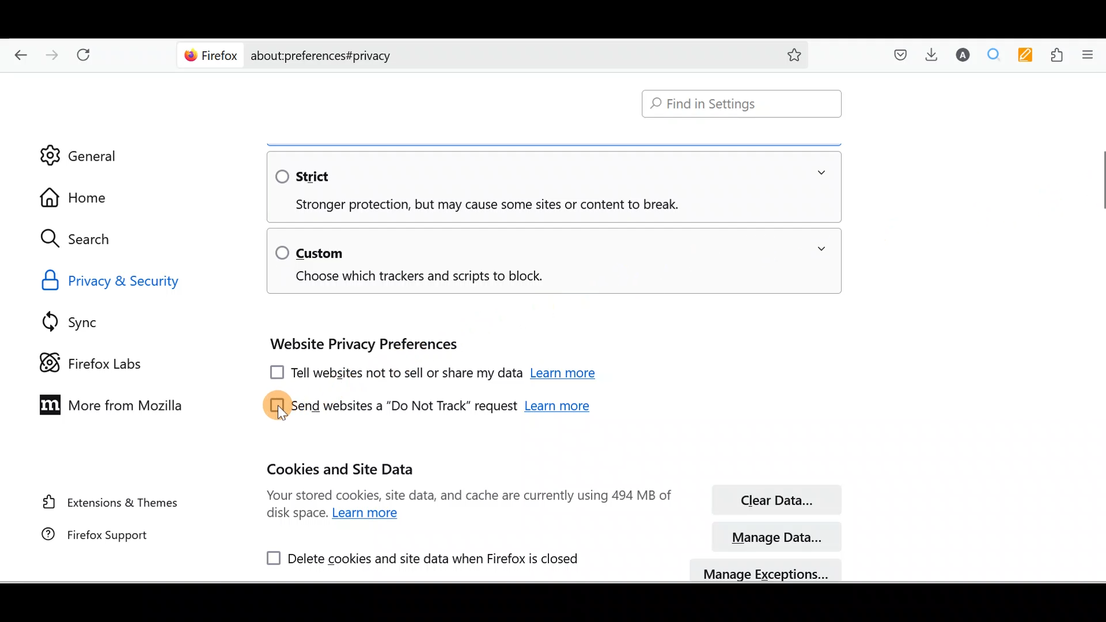  I want to click on Website privacy preferences, so click(361, 344).